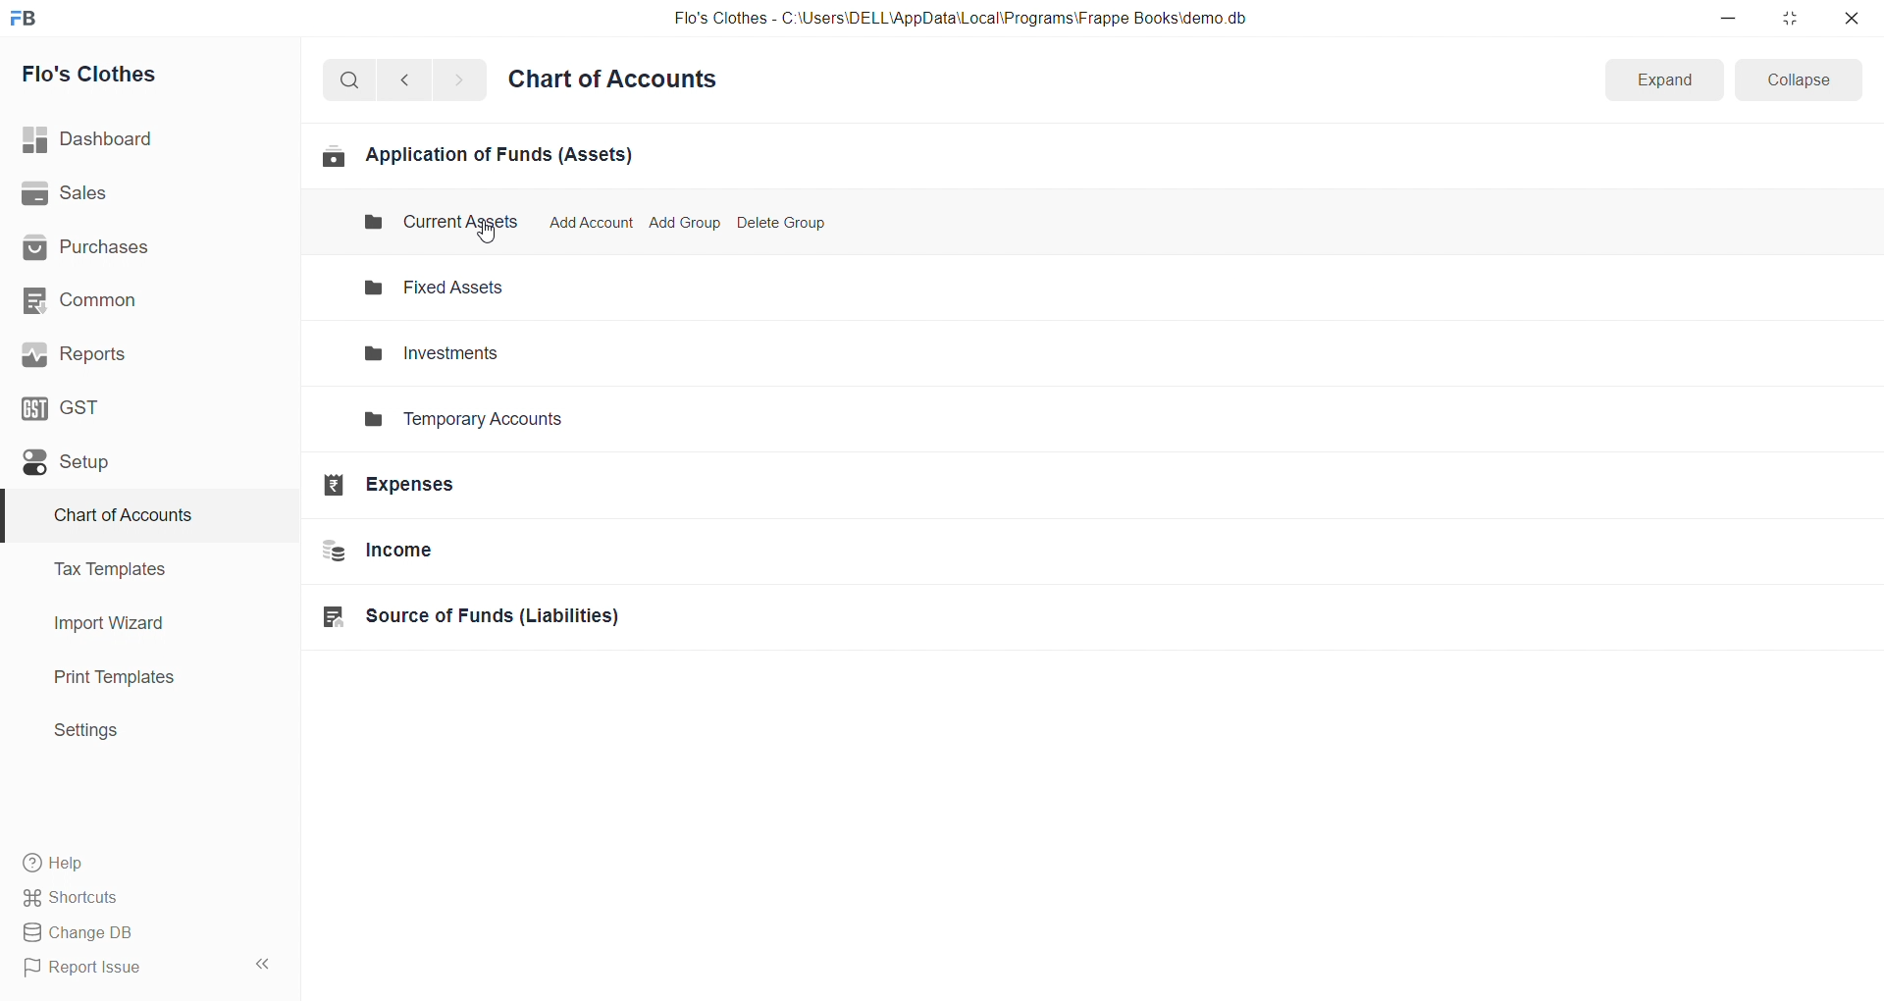 The height and width of the screenshot is (1001, 1884). What do you see at coordinates (618, 80) in the screenshot?
I see `Chart of Accounts` at bounding box center [618, 80].